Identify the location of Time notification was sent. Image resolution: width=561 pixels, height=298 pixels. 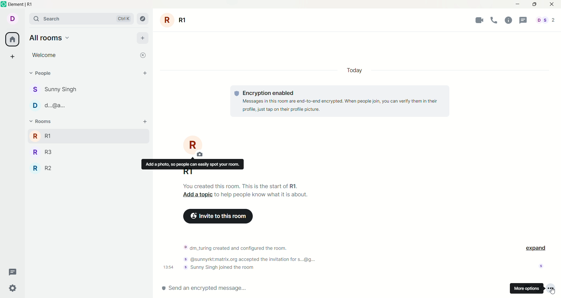
(168, 267).